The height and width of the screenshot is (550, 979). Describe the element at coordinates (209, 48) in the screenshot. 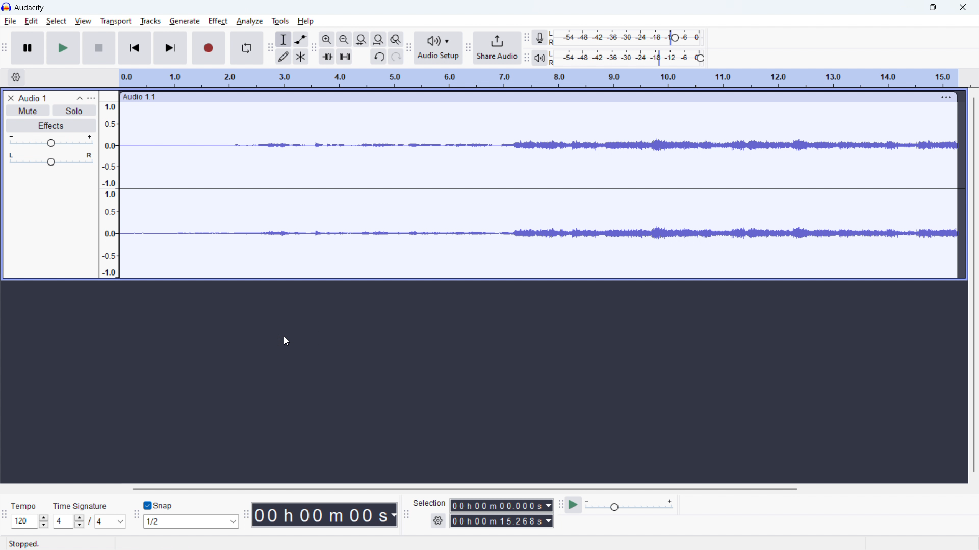

I see `record` at that location.